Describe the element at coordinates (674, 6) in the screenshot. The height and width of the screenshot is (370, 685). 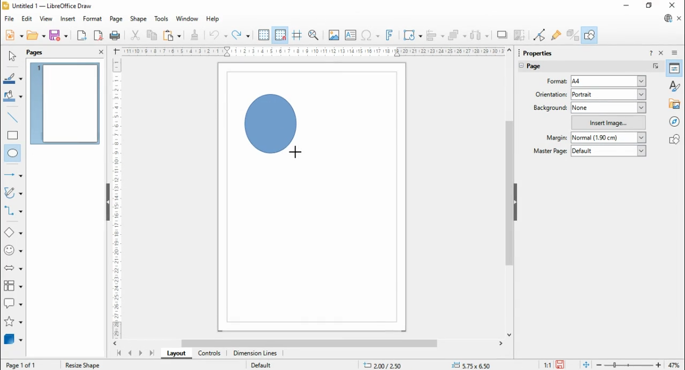
I see `close windo` at that location.